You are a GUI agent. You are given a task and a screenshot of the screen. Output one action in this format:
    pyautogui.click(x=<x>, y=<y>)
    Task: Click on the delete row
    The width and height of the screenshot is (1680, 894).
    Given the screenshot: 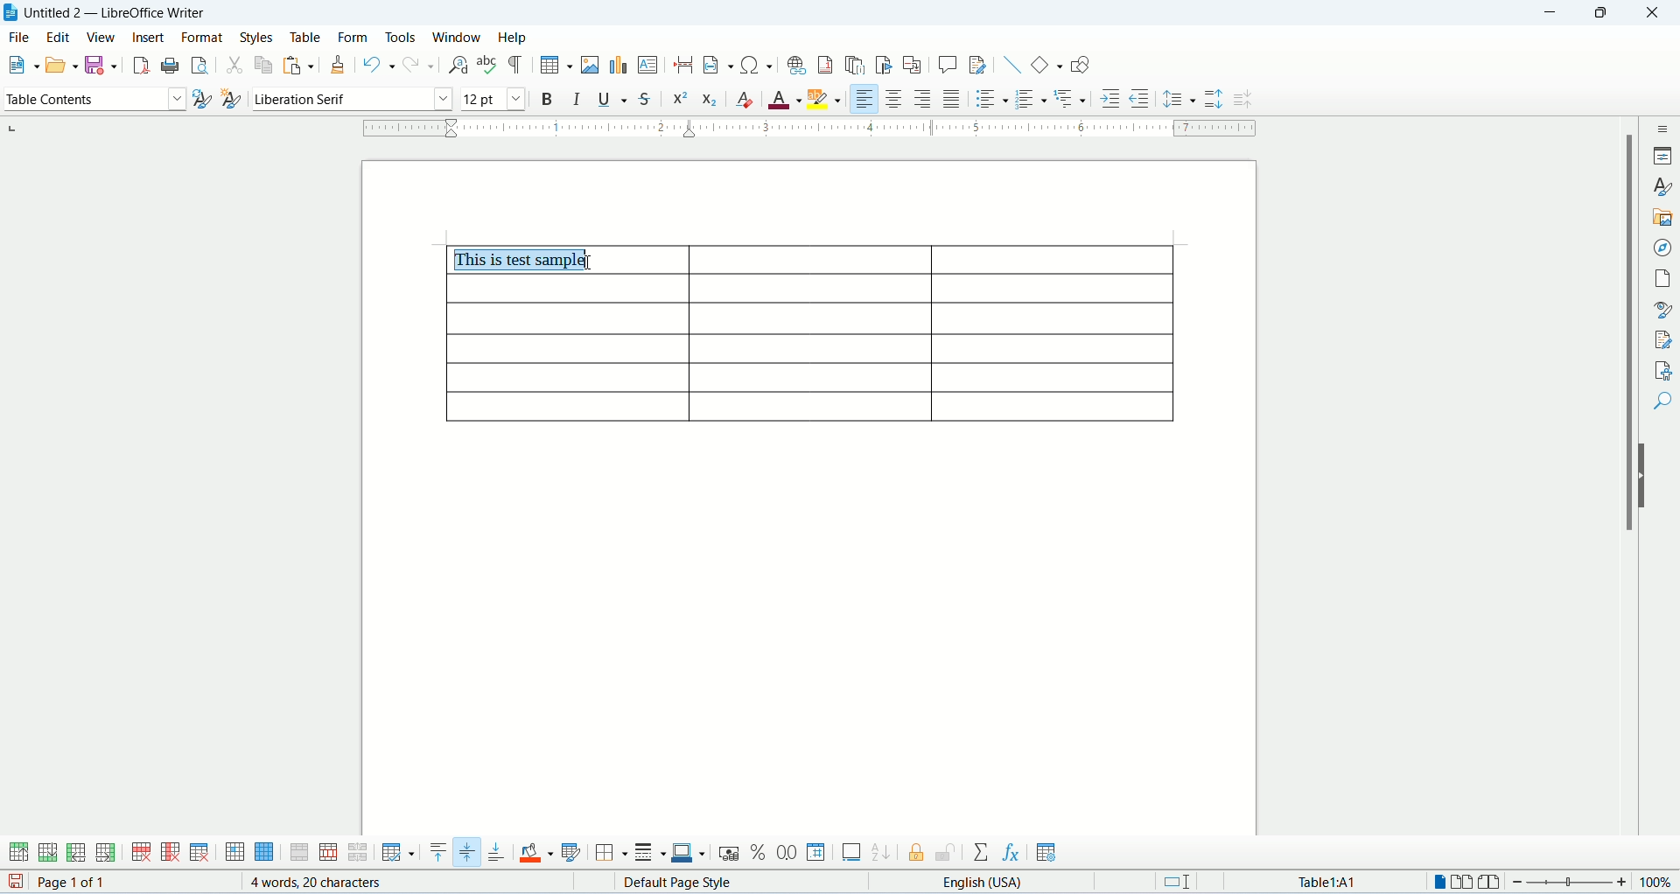 What is the action you would take?
    pyautogui.click(x=143, y=854)
    